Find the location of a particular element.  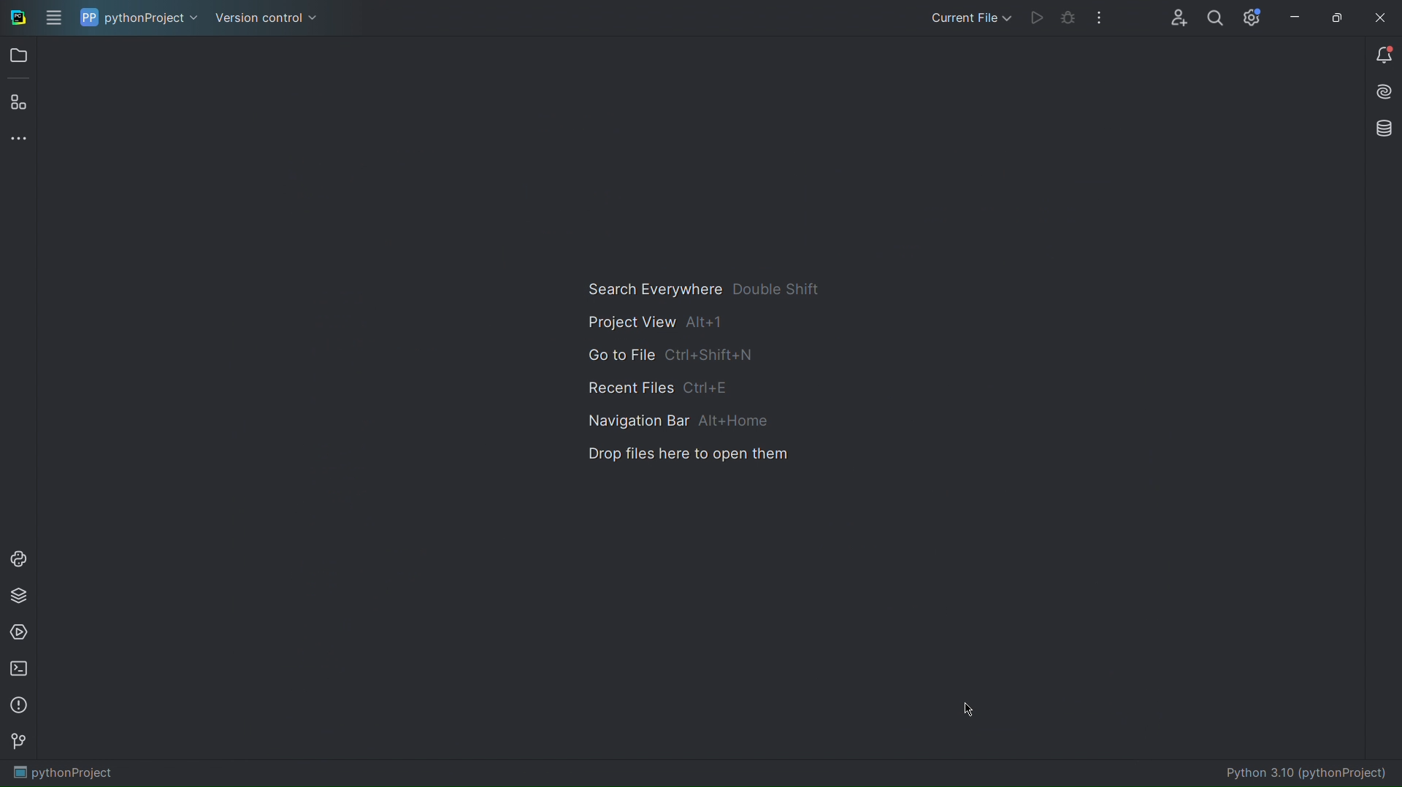

Problems is located at coordinates (20, 707).